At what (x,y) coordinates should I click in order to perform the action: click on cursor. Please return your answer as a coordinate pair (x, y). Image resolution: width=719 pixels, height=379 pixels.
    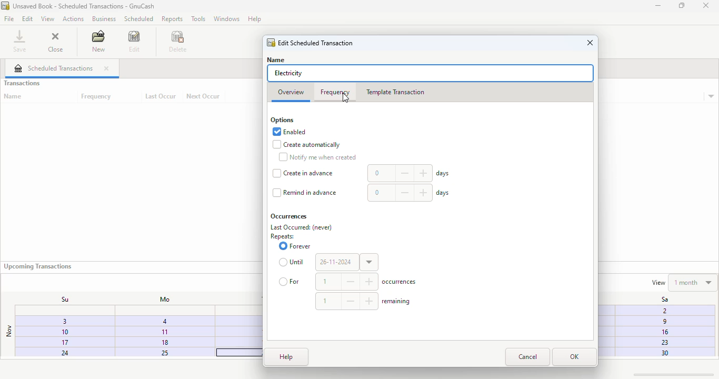
    Looking at the image, I should click on (345, 98).